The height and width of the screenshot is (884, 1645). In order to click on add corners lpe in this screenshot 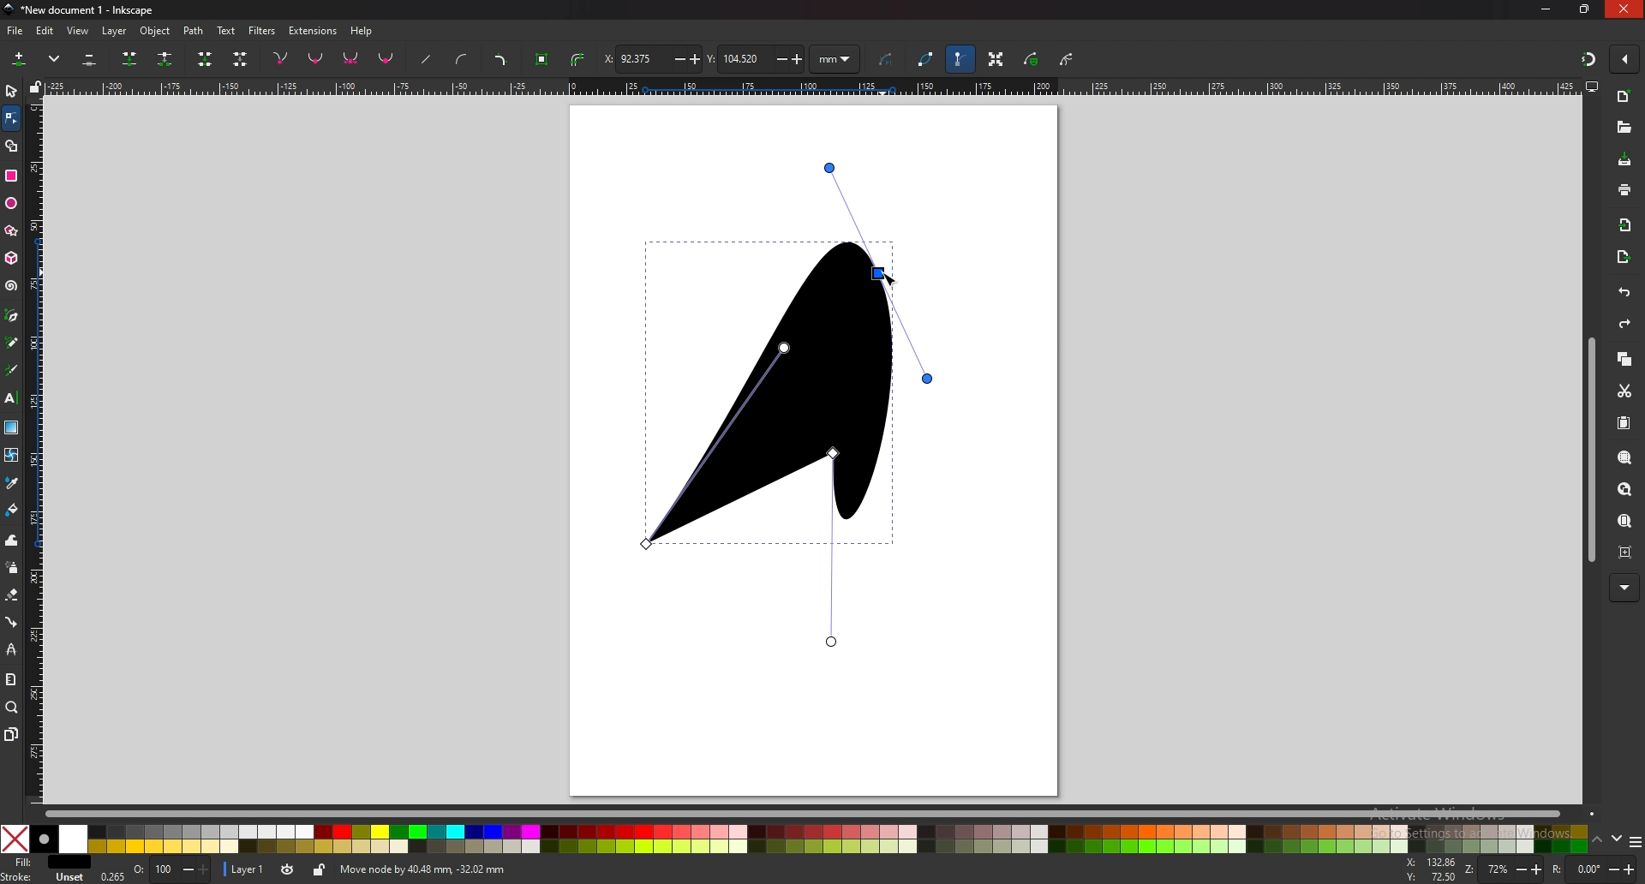, I will do `click(501, 60)`.